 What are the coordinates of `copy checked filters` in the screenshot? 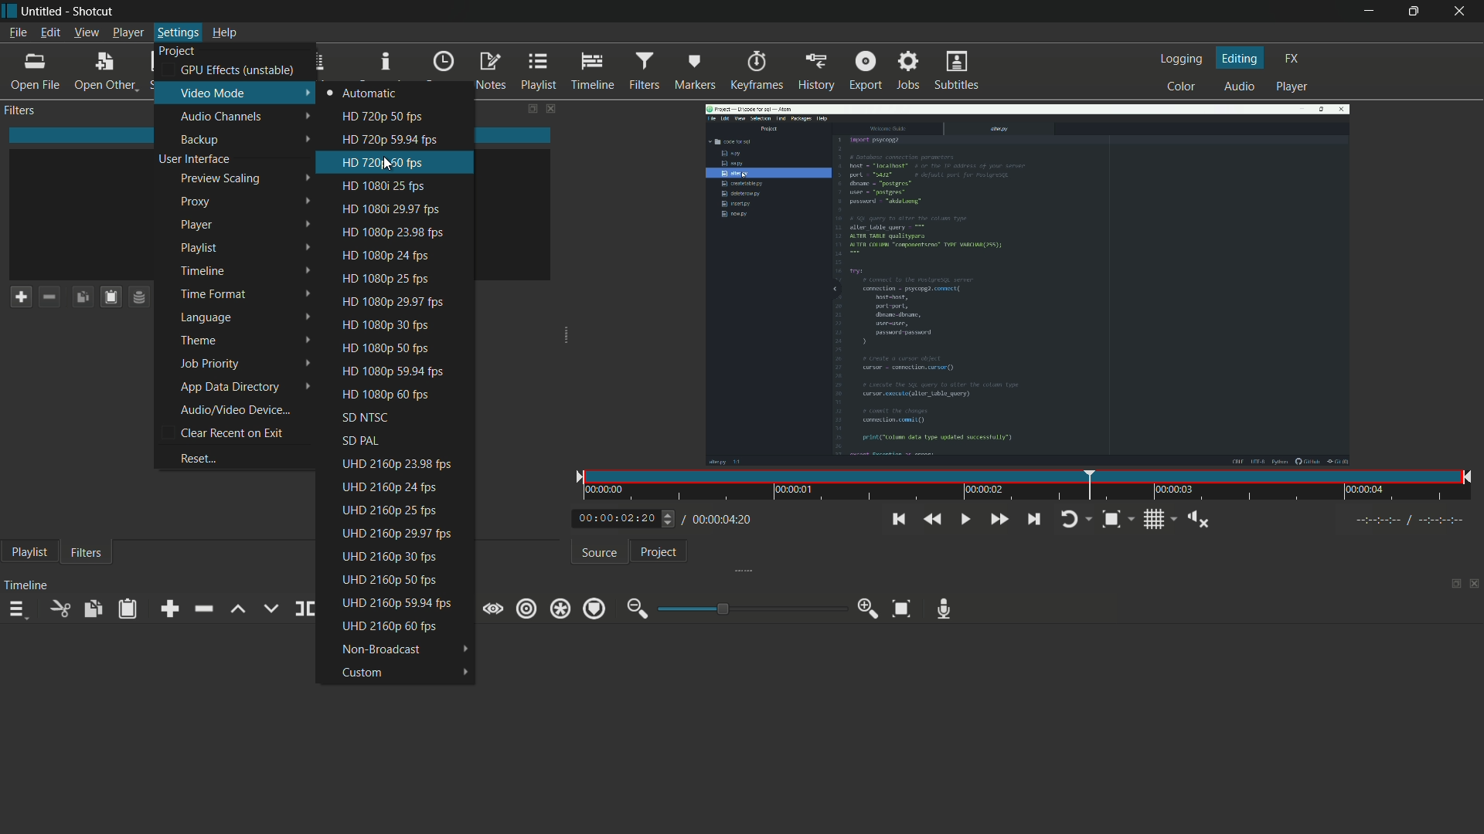 It's located at (82, 296).